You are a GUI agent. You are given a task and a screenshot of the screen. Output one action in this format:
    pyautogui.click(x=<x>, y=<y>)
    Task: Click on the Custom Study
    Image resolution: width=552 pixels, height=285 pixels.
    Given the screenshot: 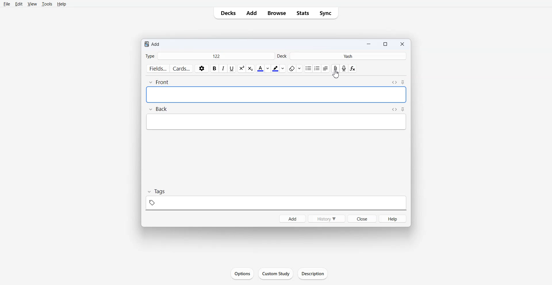 What is the action you would take?
    pyautogui.click(x=276, y=273)
    